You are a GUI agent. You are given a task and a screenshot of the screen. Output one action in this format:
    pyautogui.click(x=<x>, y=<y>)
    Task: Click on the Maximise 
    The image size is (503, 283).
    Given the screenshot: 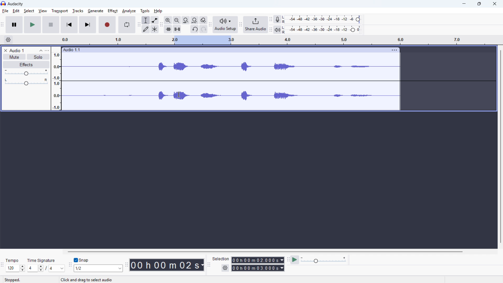 What is the action you would take?
    pyautogui.click(x=479, y=4)
    